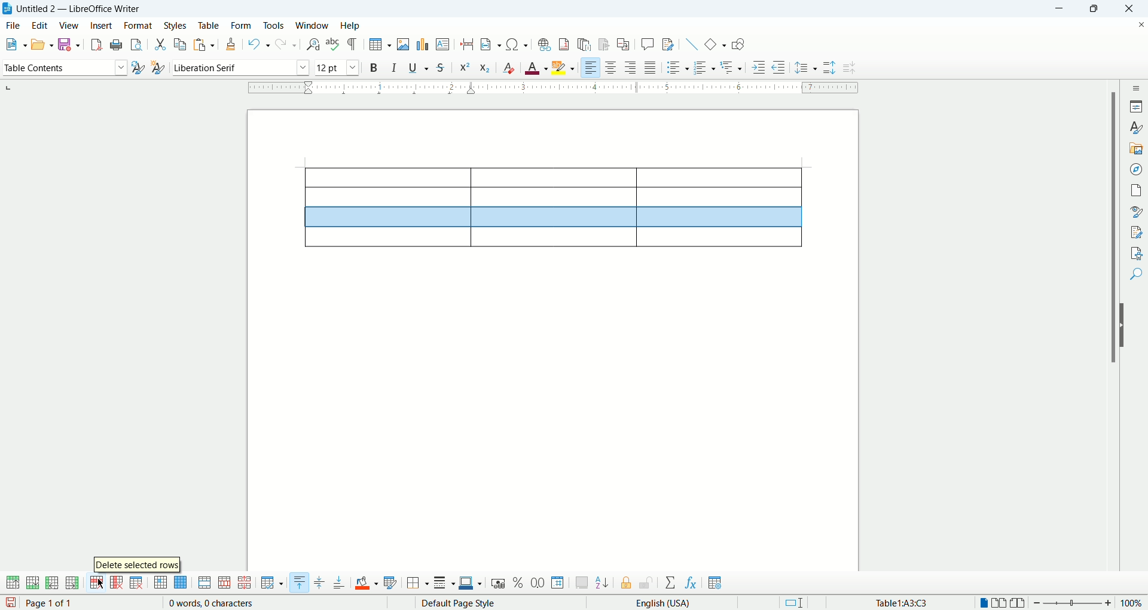 This screenshot has width=1148, height=610. I want to click on insert hyperlink, so click(545, 43).